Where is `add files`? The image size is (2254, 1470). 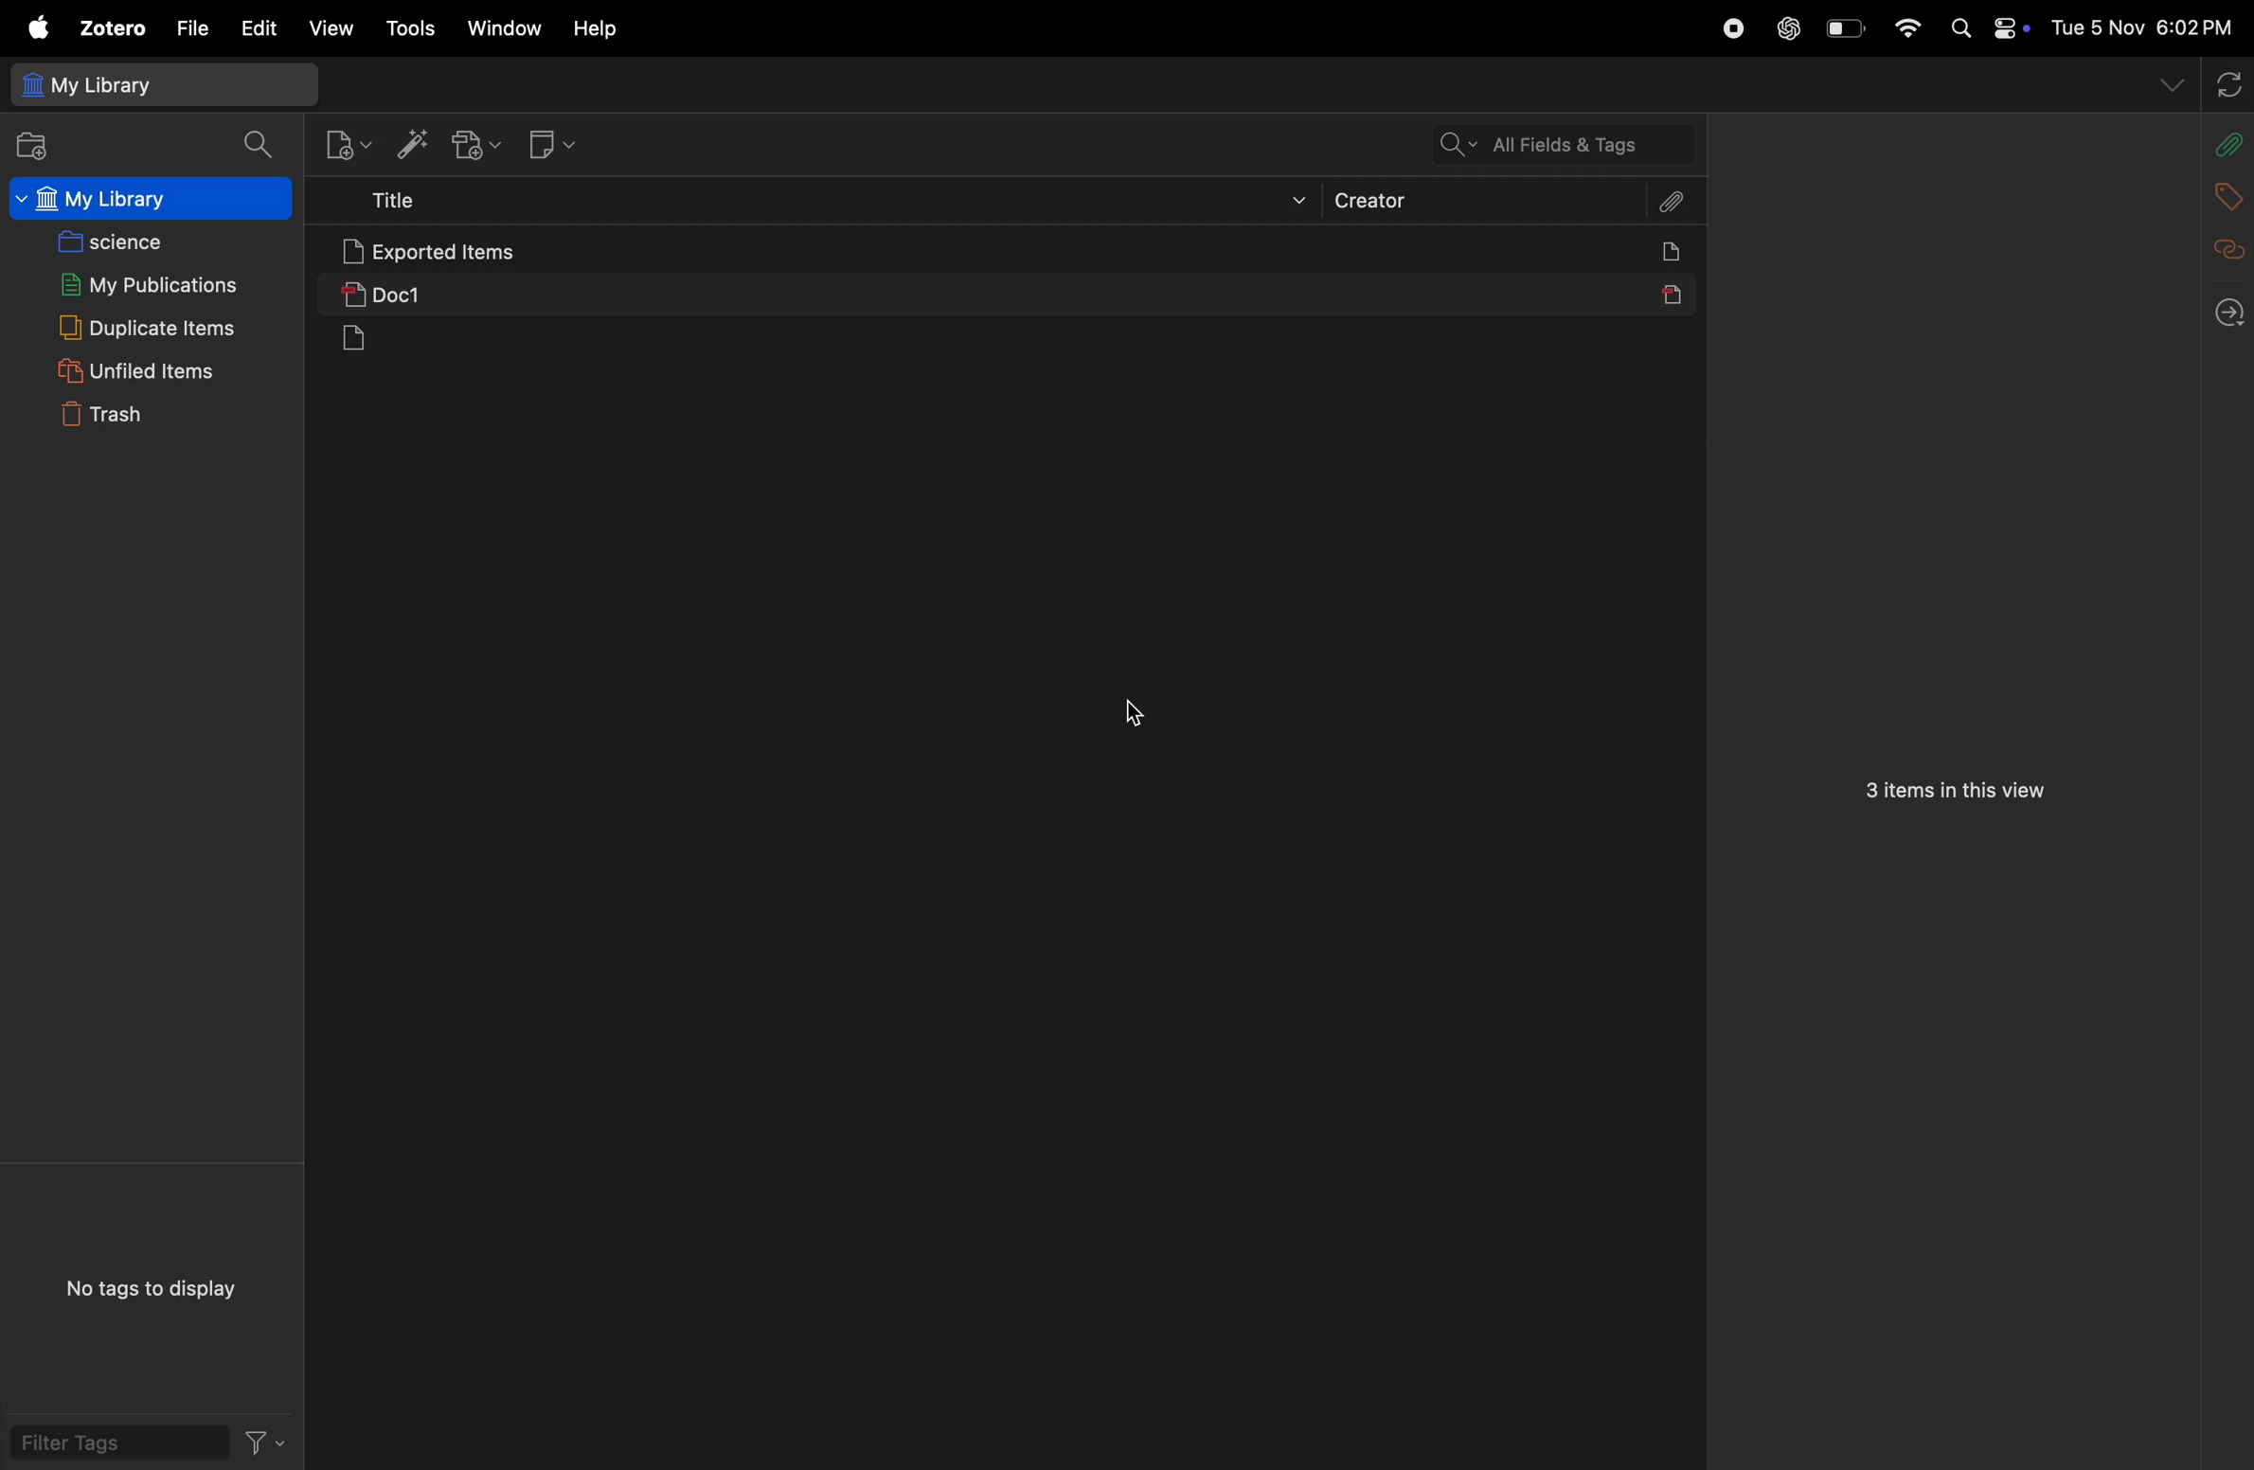
add files is located at coordinates (33, 149).